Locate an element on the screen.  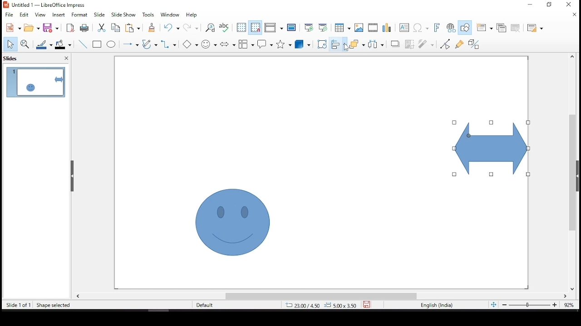
show gluepoint functions is located at coordinates (459, 43).